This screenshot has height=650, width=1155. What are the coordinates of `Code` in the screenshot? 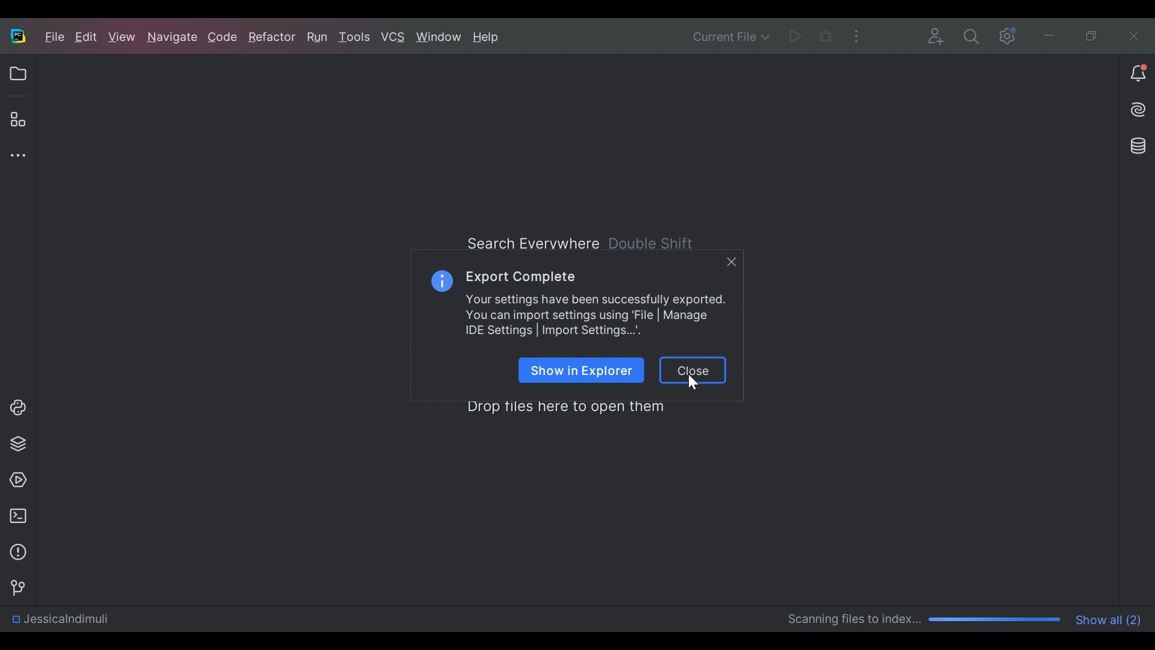 It's located at (224, 39).